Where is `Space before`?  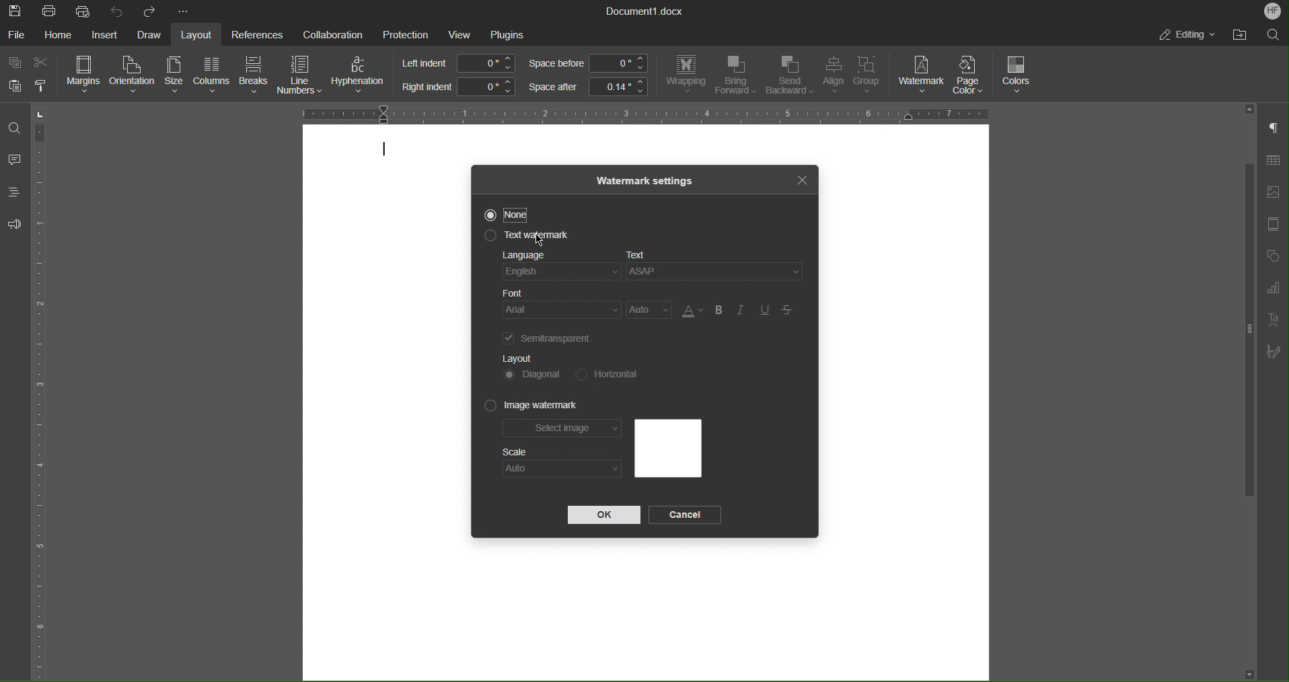 Space before is located at coordinates (587, 64).